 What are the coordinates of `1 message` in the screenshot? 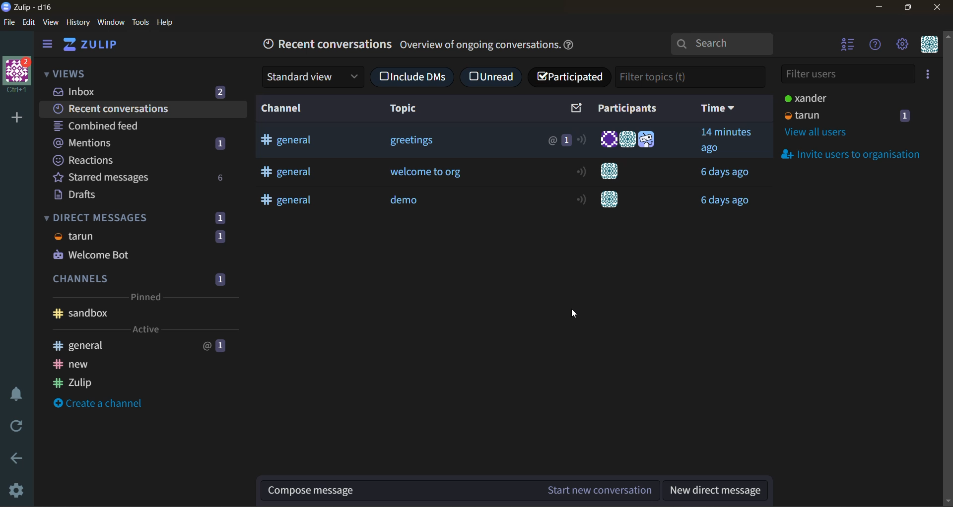 It's located at (222, 346).